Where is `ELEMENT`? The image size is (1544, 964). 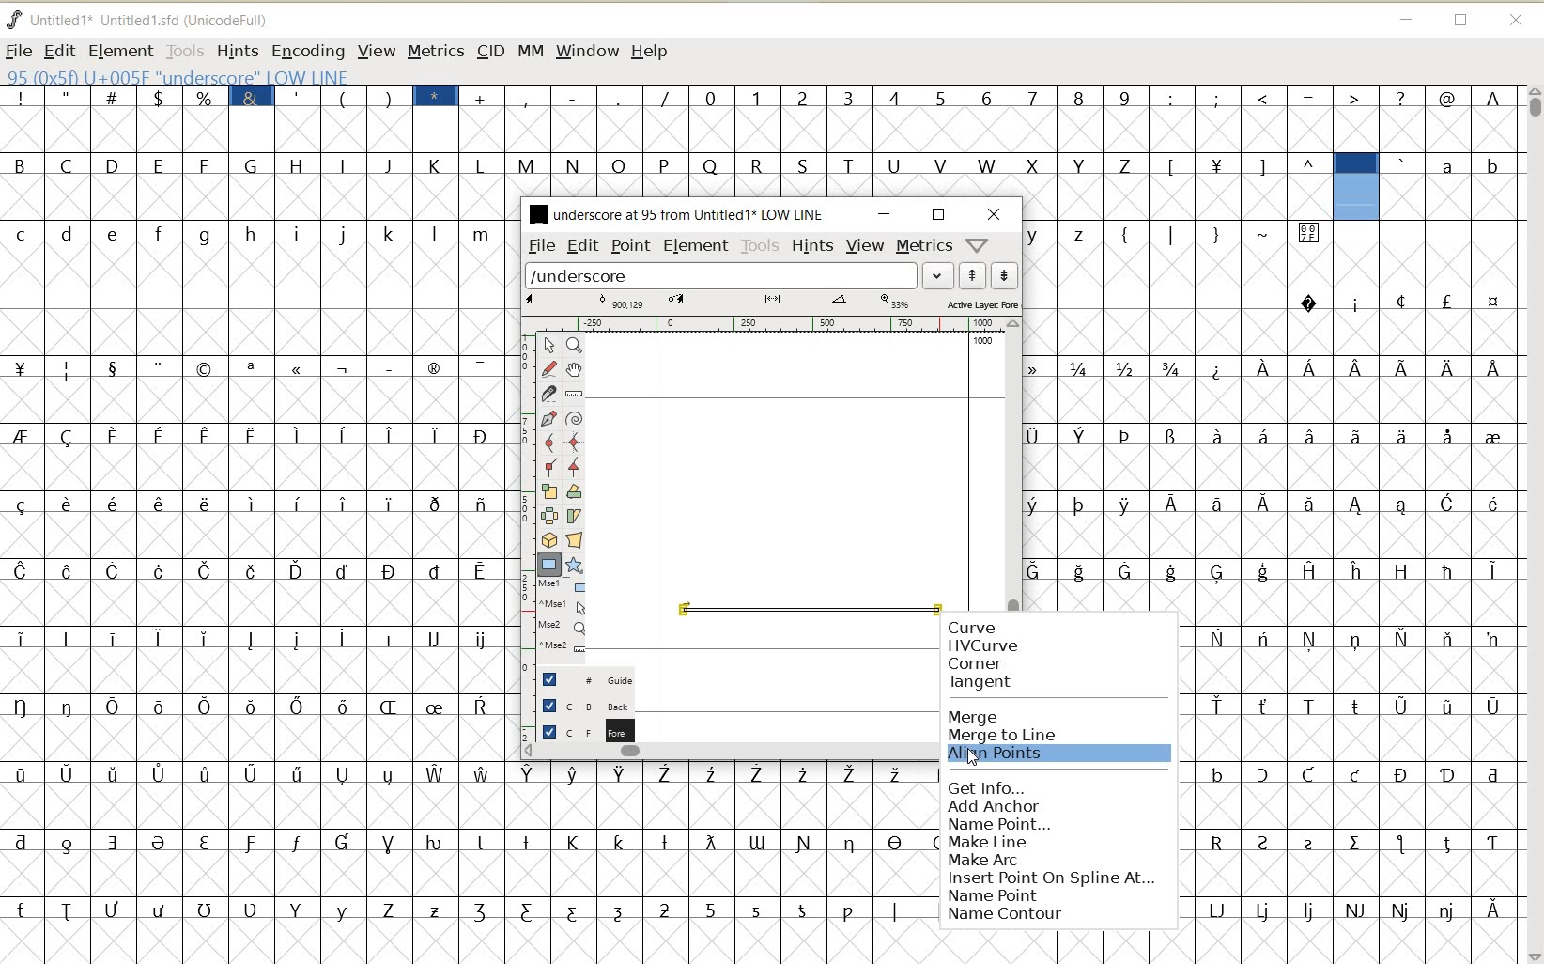
ELEMENT is located at coordinates (696, 247).